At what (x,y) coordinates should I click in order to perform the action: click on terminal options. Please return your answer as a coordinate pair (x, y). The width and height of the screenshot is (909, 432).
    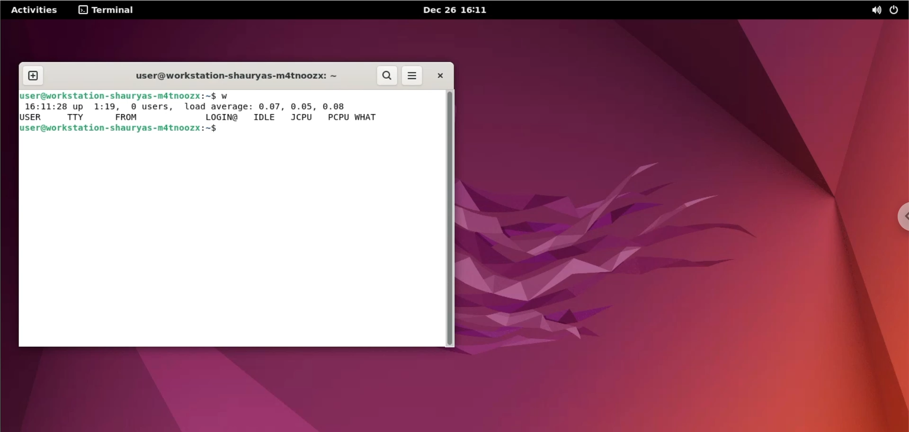
    Looking at the image, I should click on (110, 11).